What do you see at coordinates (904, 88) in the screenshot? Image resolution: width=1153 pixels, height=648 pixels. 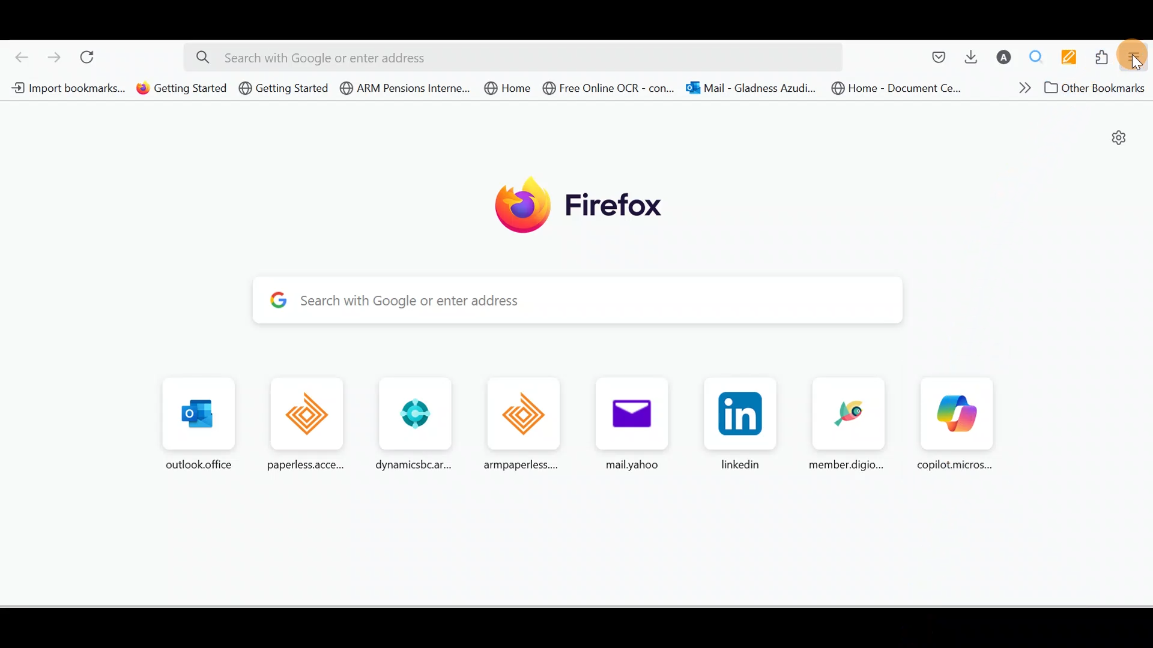 I see `‘Home - Document Ce...` at bounding box center [904, 88].